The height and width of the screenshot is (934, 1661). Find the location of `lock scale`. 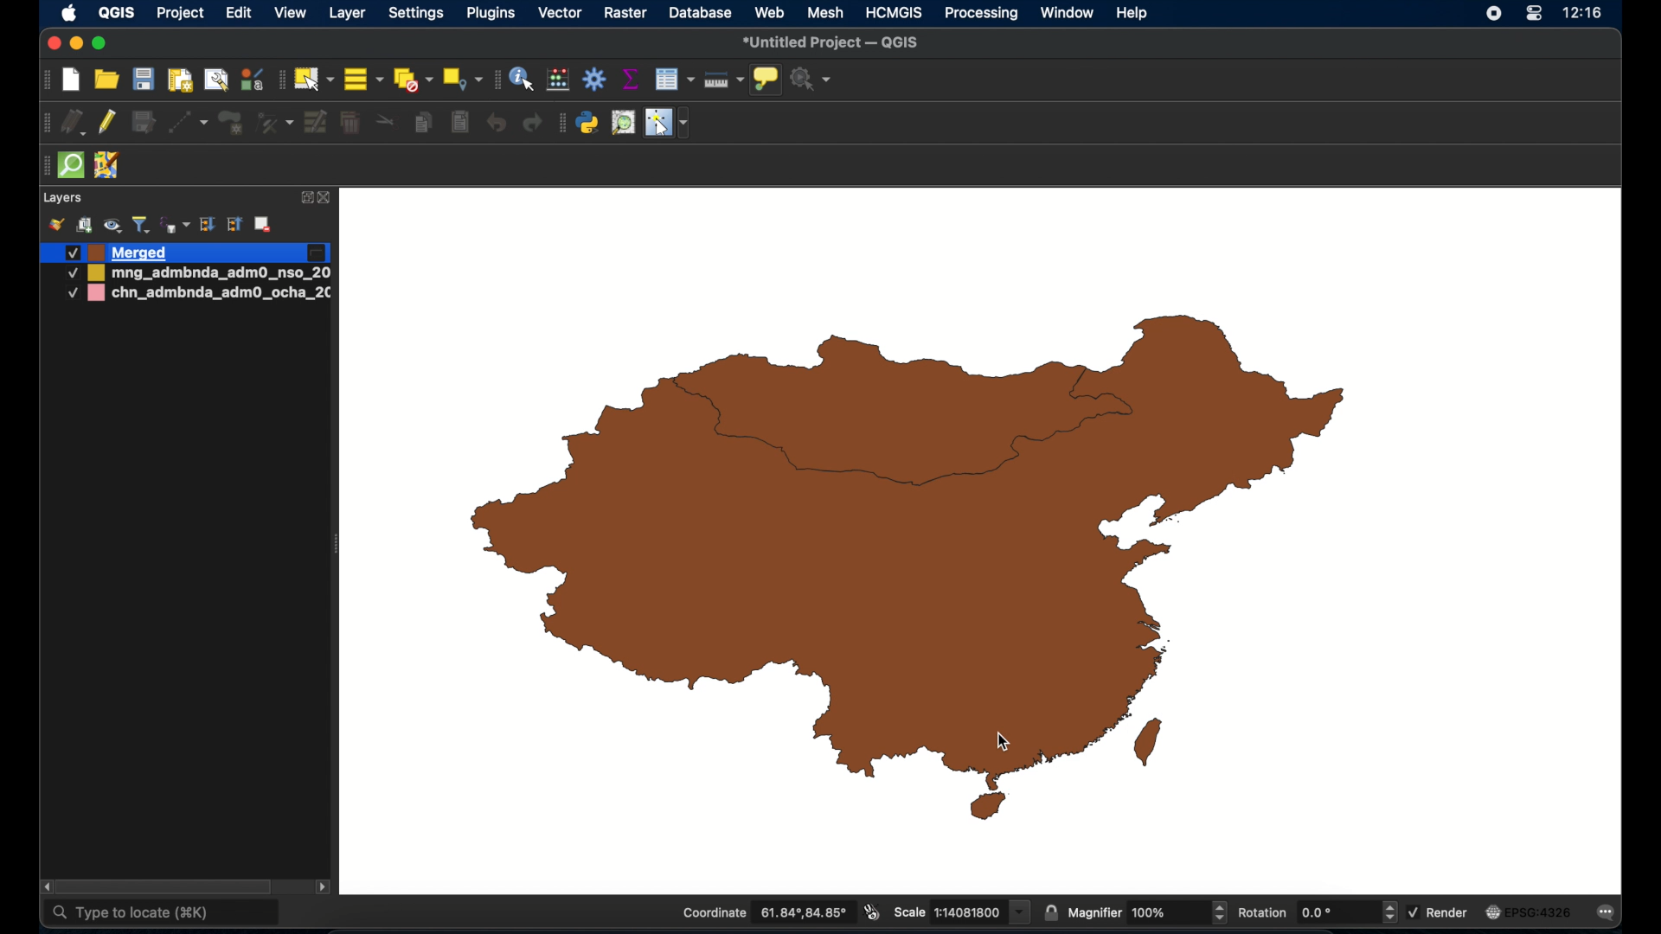

lock scale is located at coordinates (1050, 911).